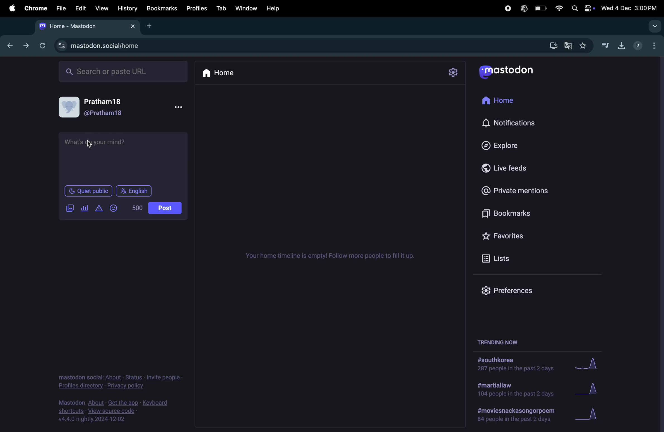 The width and height of the screenshot is (664, 432). Describe the element at coordinates (275, 8) in the screenshot. I see `help` at that location.